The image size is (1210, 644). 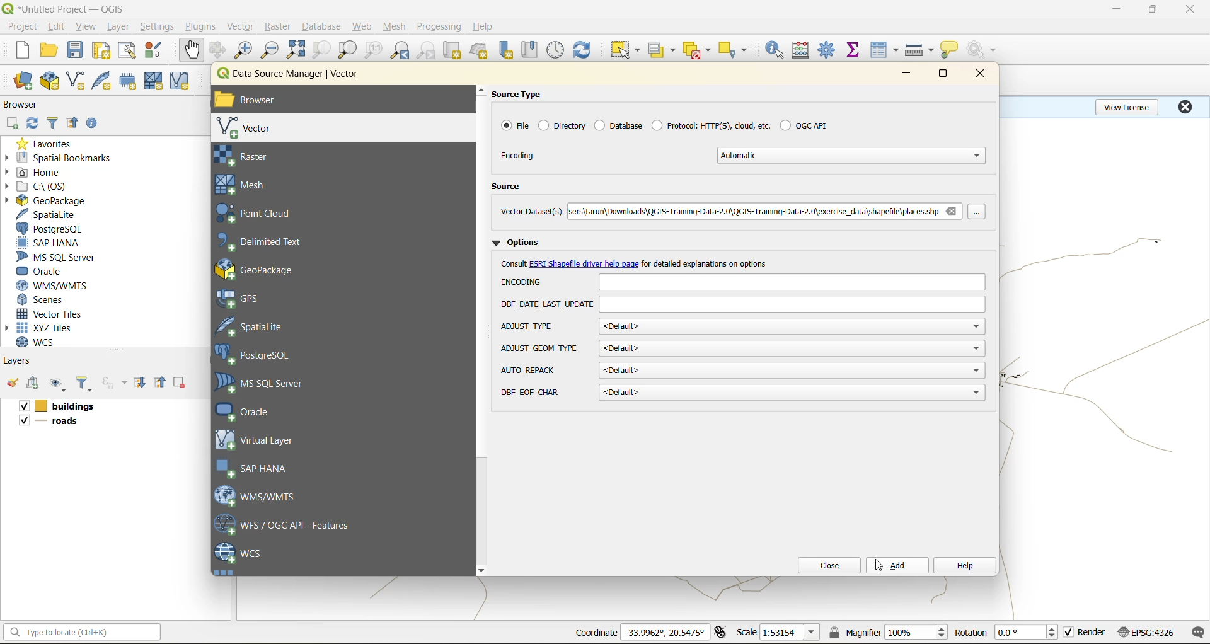 What do you see at coordinates (267, 383) in the screenshot?
I see `ms sql server` at bounding box center [267, 383].